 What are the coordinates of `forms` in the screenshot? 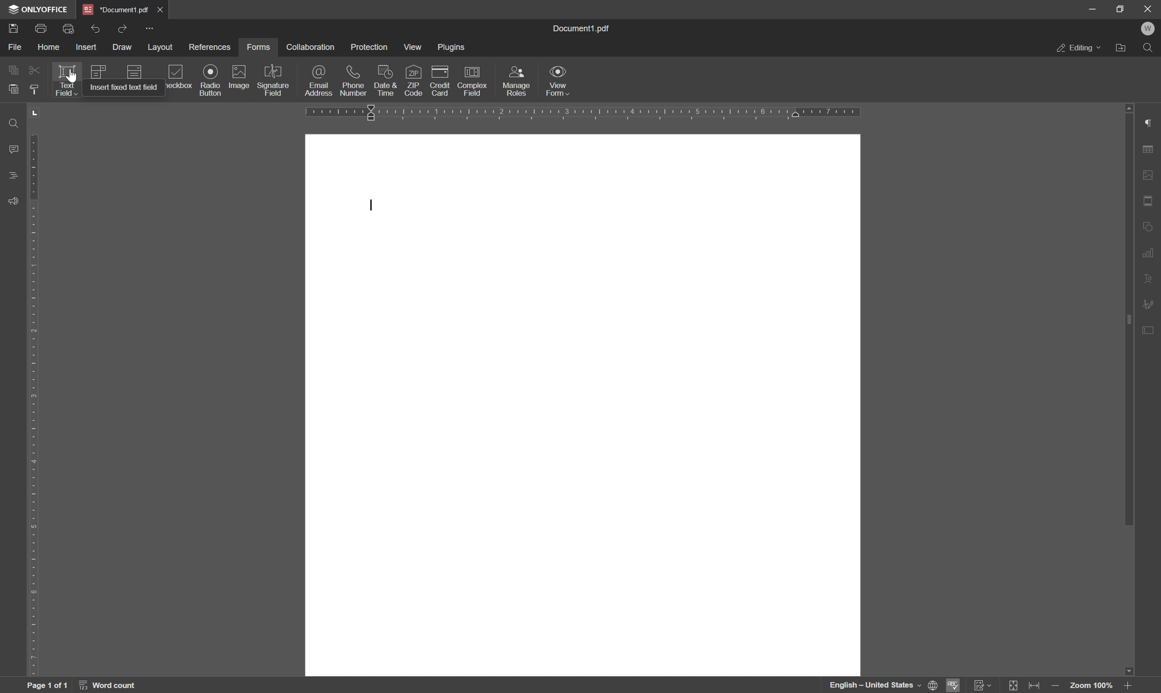 It's located at (262, 46).